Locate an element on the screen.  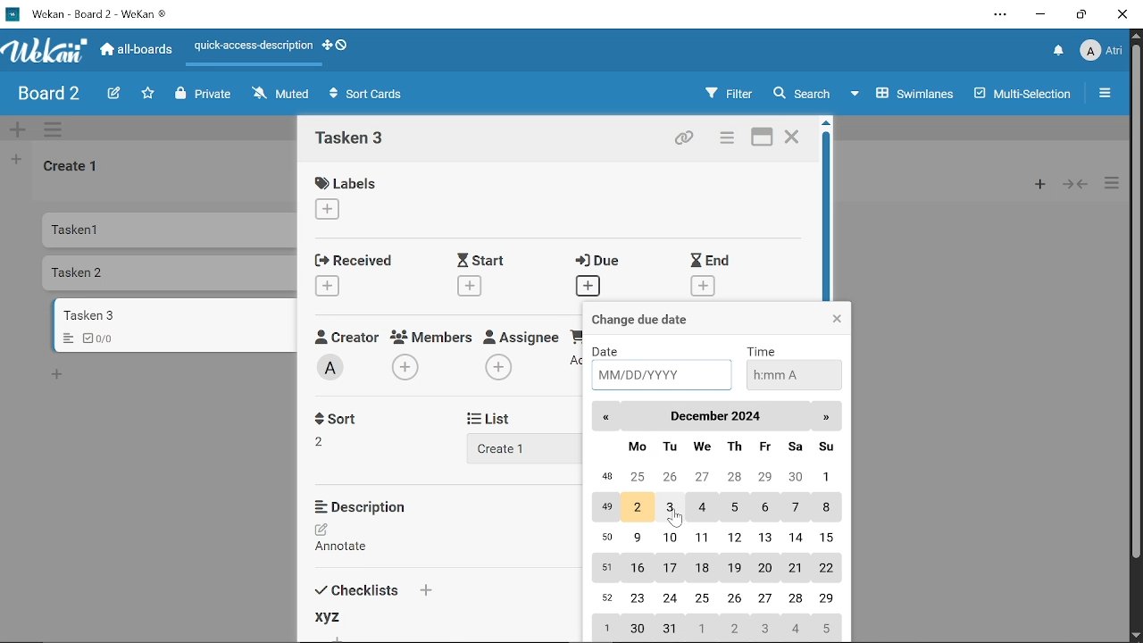
Private is located at coordinates (204, 94).